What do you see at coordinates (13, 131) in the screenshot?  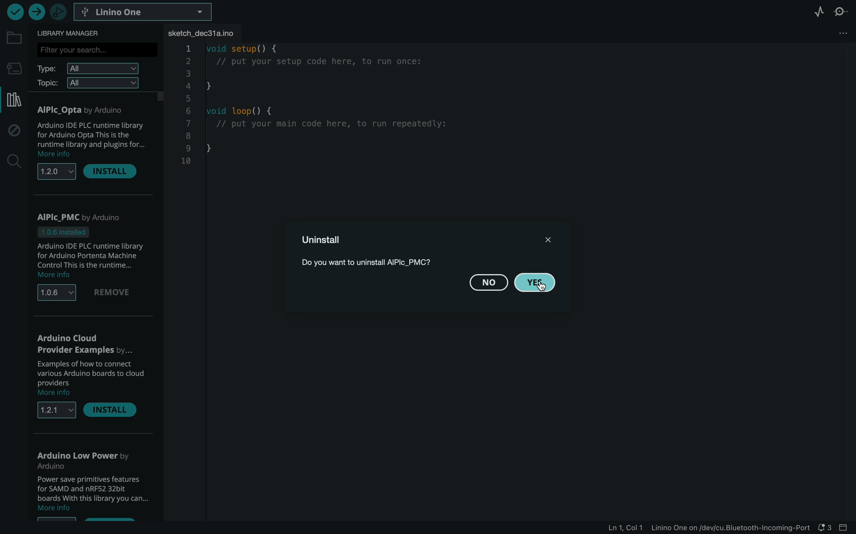 I see `debug` at bounding box center [13, 131].